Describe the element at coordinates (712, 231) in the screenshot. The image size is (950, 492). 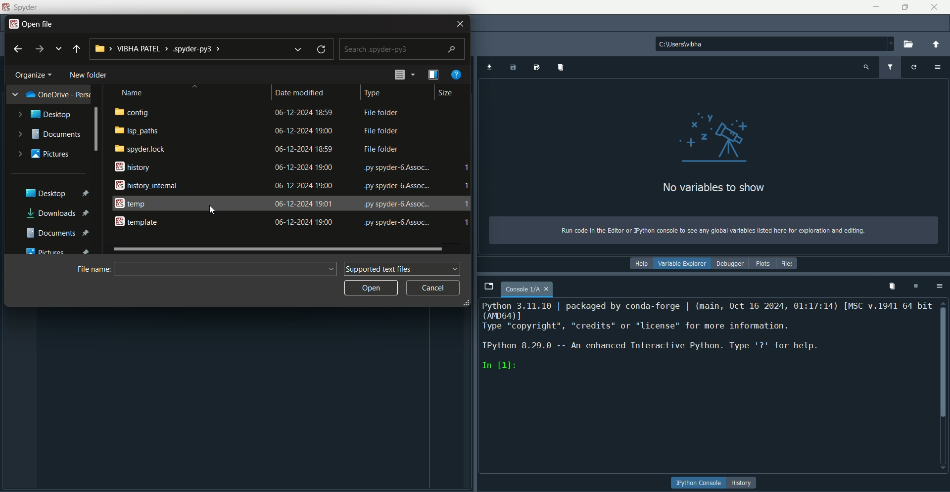
I see `text` at that location.